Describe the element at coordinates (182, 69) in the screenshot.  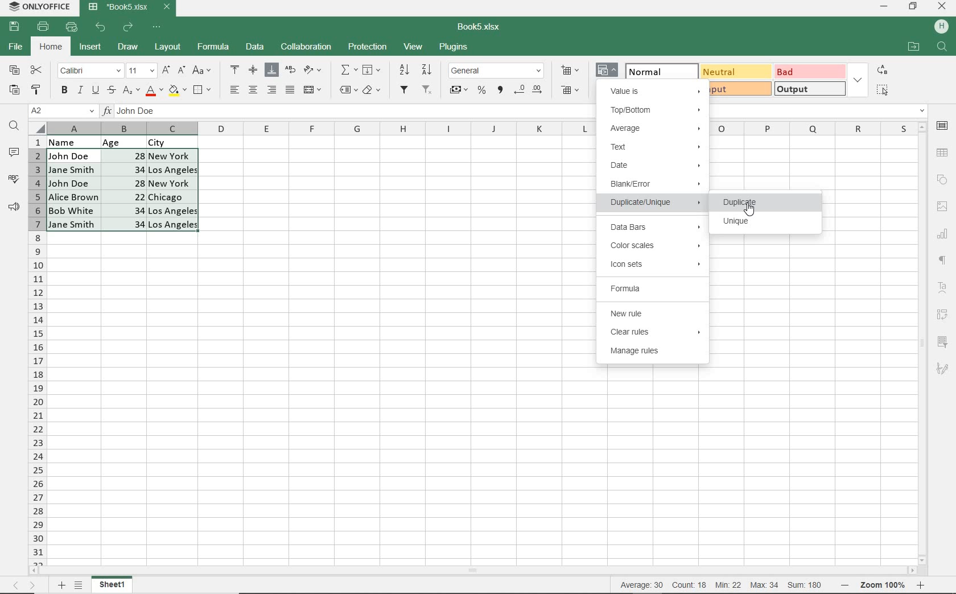
I see `DECREMENT FONT SIZE` at that location.